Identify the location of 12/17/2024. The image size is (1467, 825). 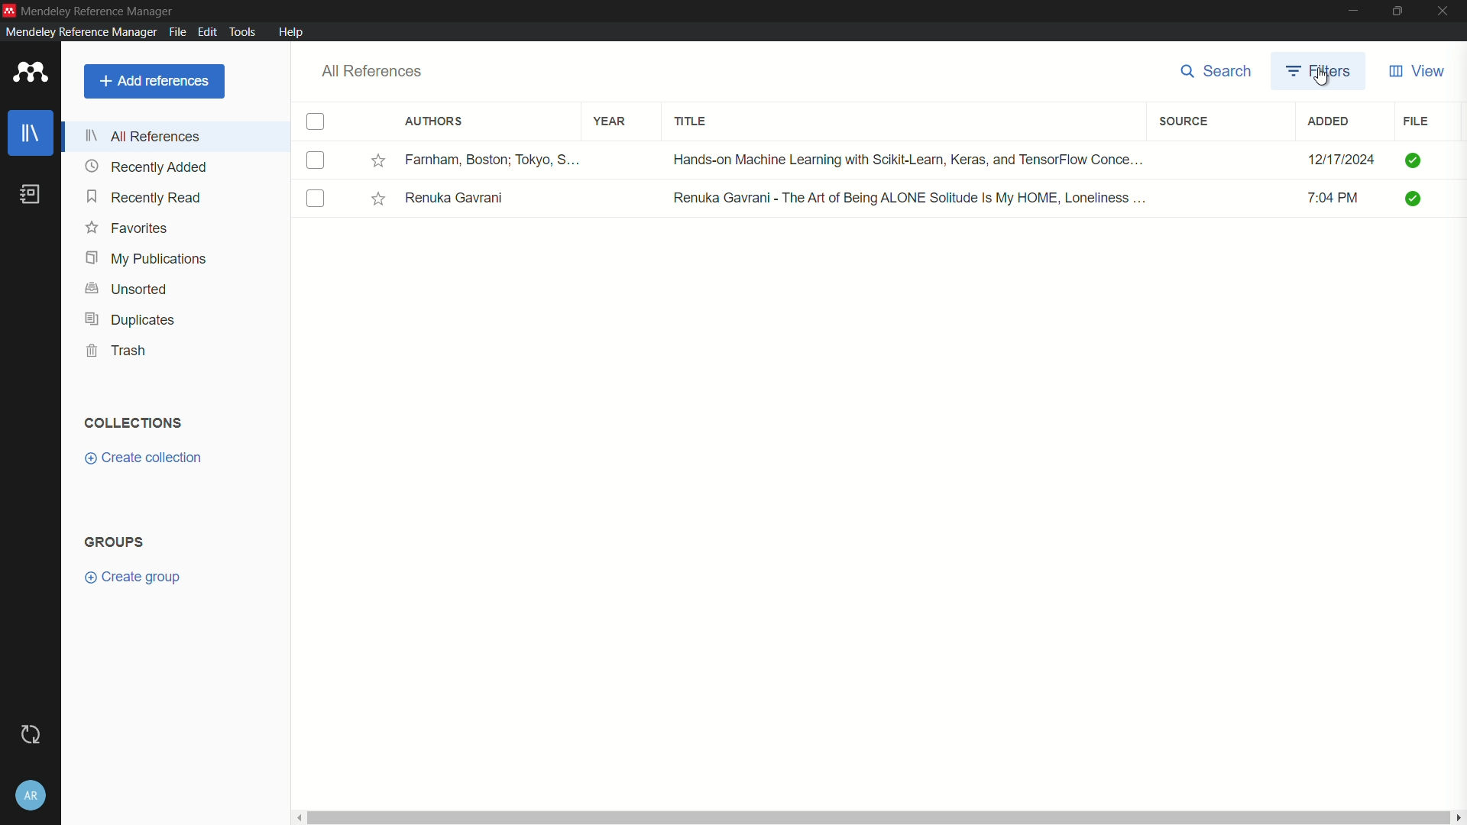
(1346, 160).